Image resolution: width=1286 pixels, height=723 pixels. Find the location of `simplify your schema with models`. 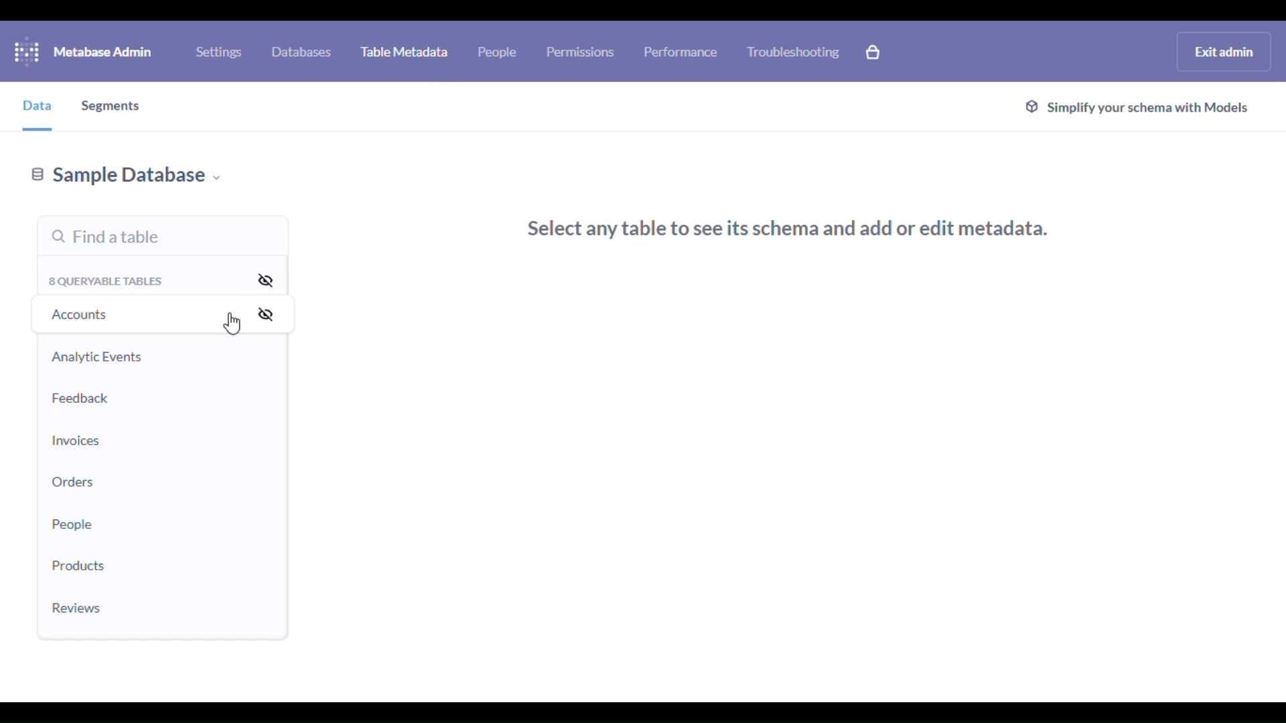

simplify your schema with models is located at coordinates (1136, 108).